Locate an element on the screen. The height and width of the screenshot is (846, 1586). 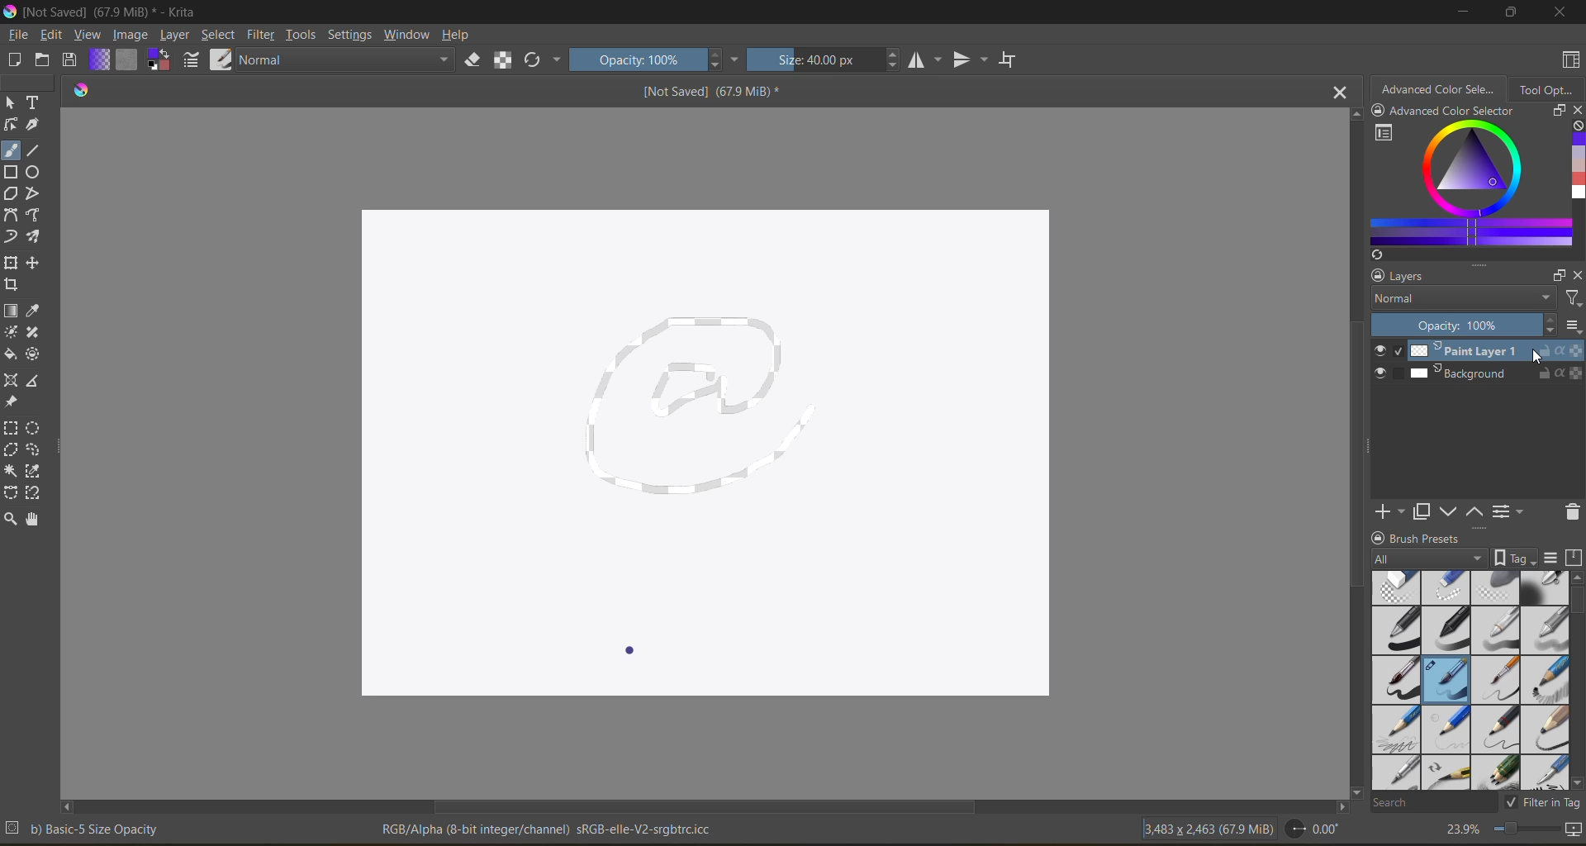
close tab is located at coordinates (1342, 91).